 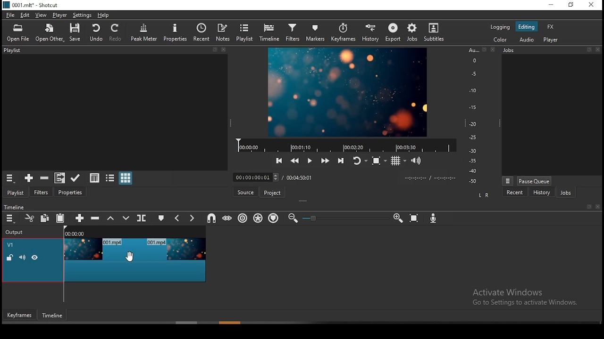 What do you see at coordinates (245, 191) in the screenshot?
I see `source` at bounding box center [245, 191].